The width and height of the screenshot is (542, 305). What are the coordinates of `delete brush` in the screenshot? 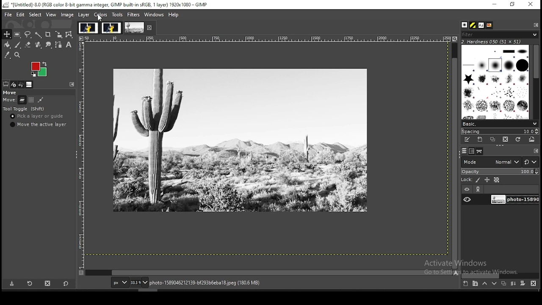 It's located at (505, 140).